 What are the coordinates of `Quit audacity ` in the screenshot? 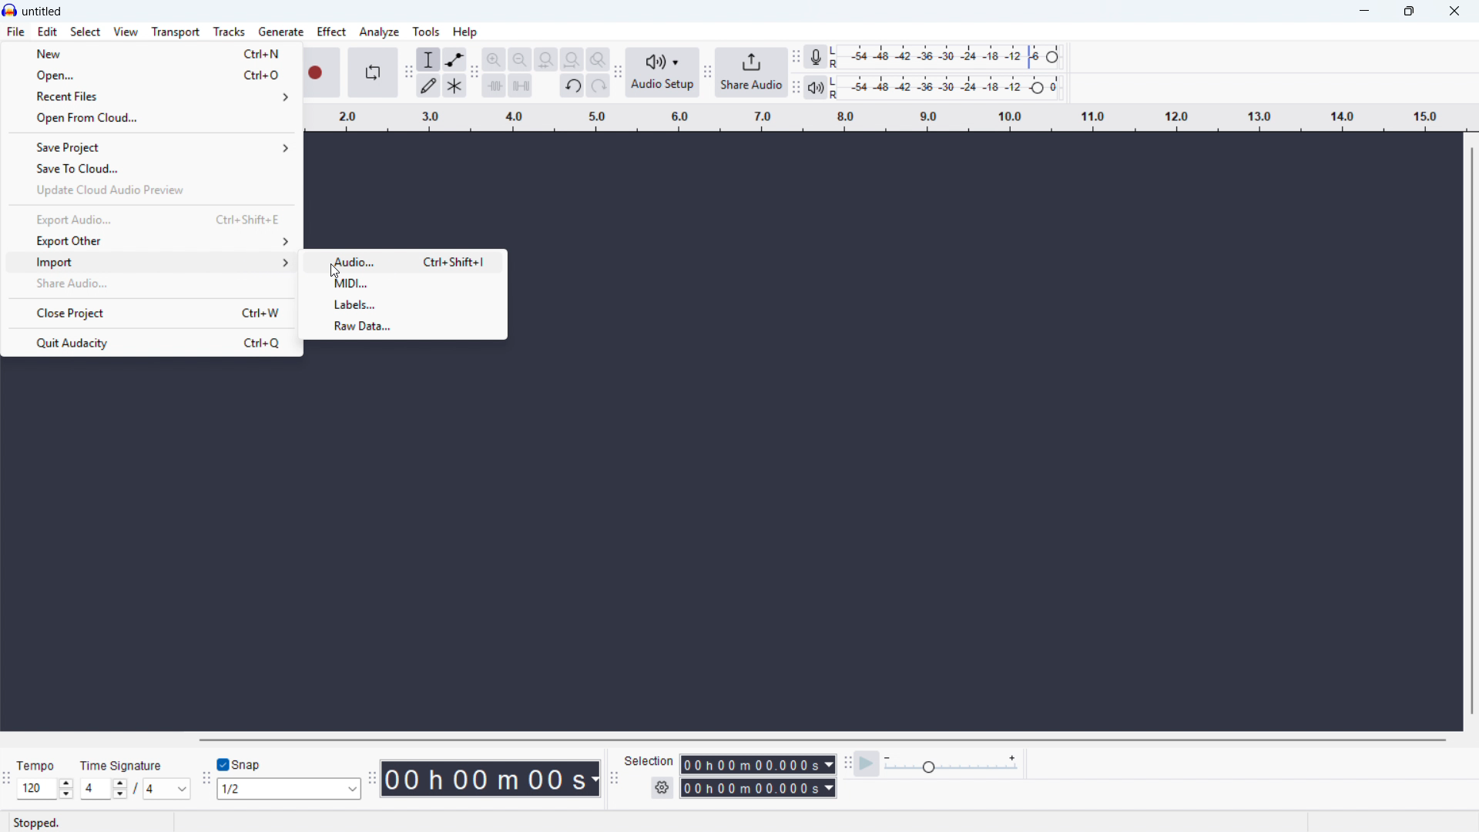 It's located at (149, 344).